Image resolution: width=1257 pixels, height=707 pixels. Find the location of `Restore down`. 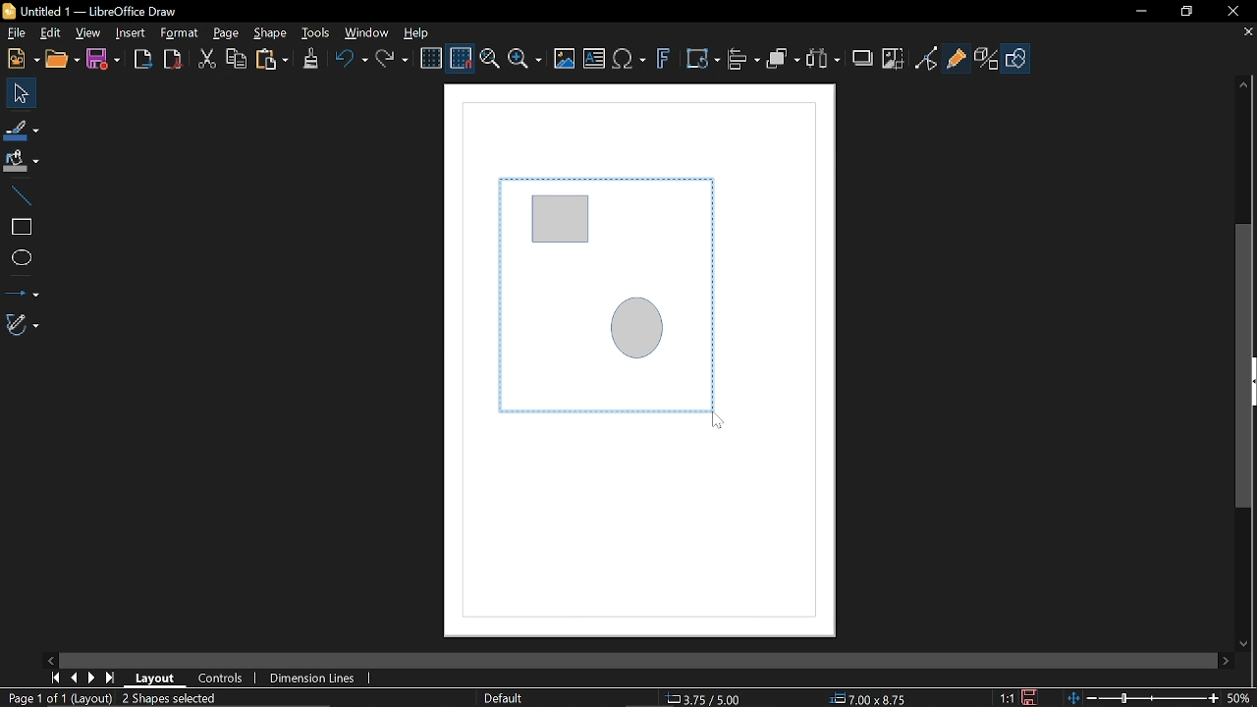

Restore down is located at coordinates (1184, 11).